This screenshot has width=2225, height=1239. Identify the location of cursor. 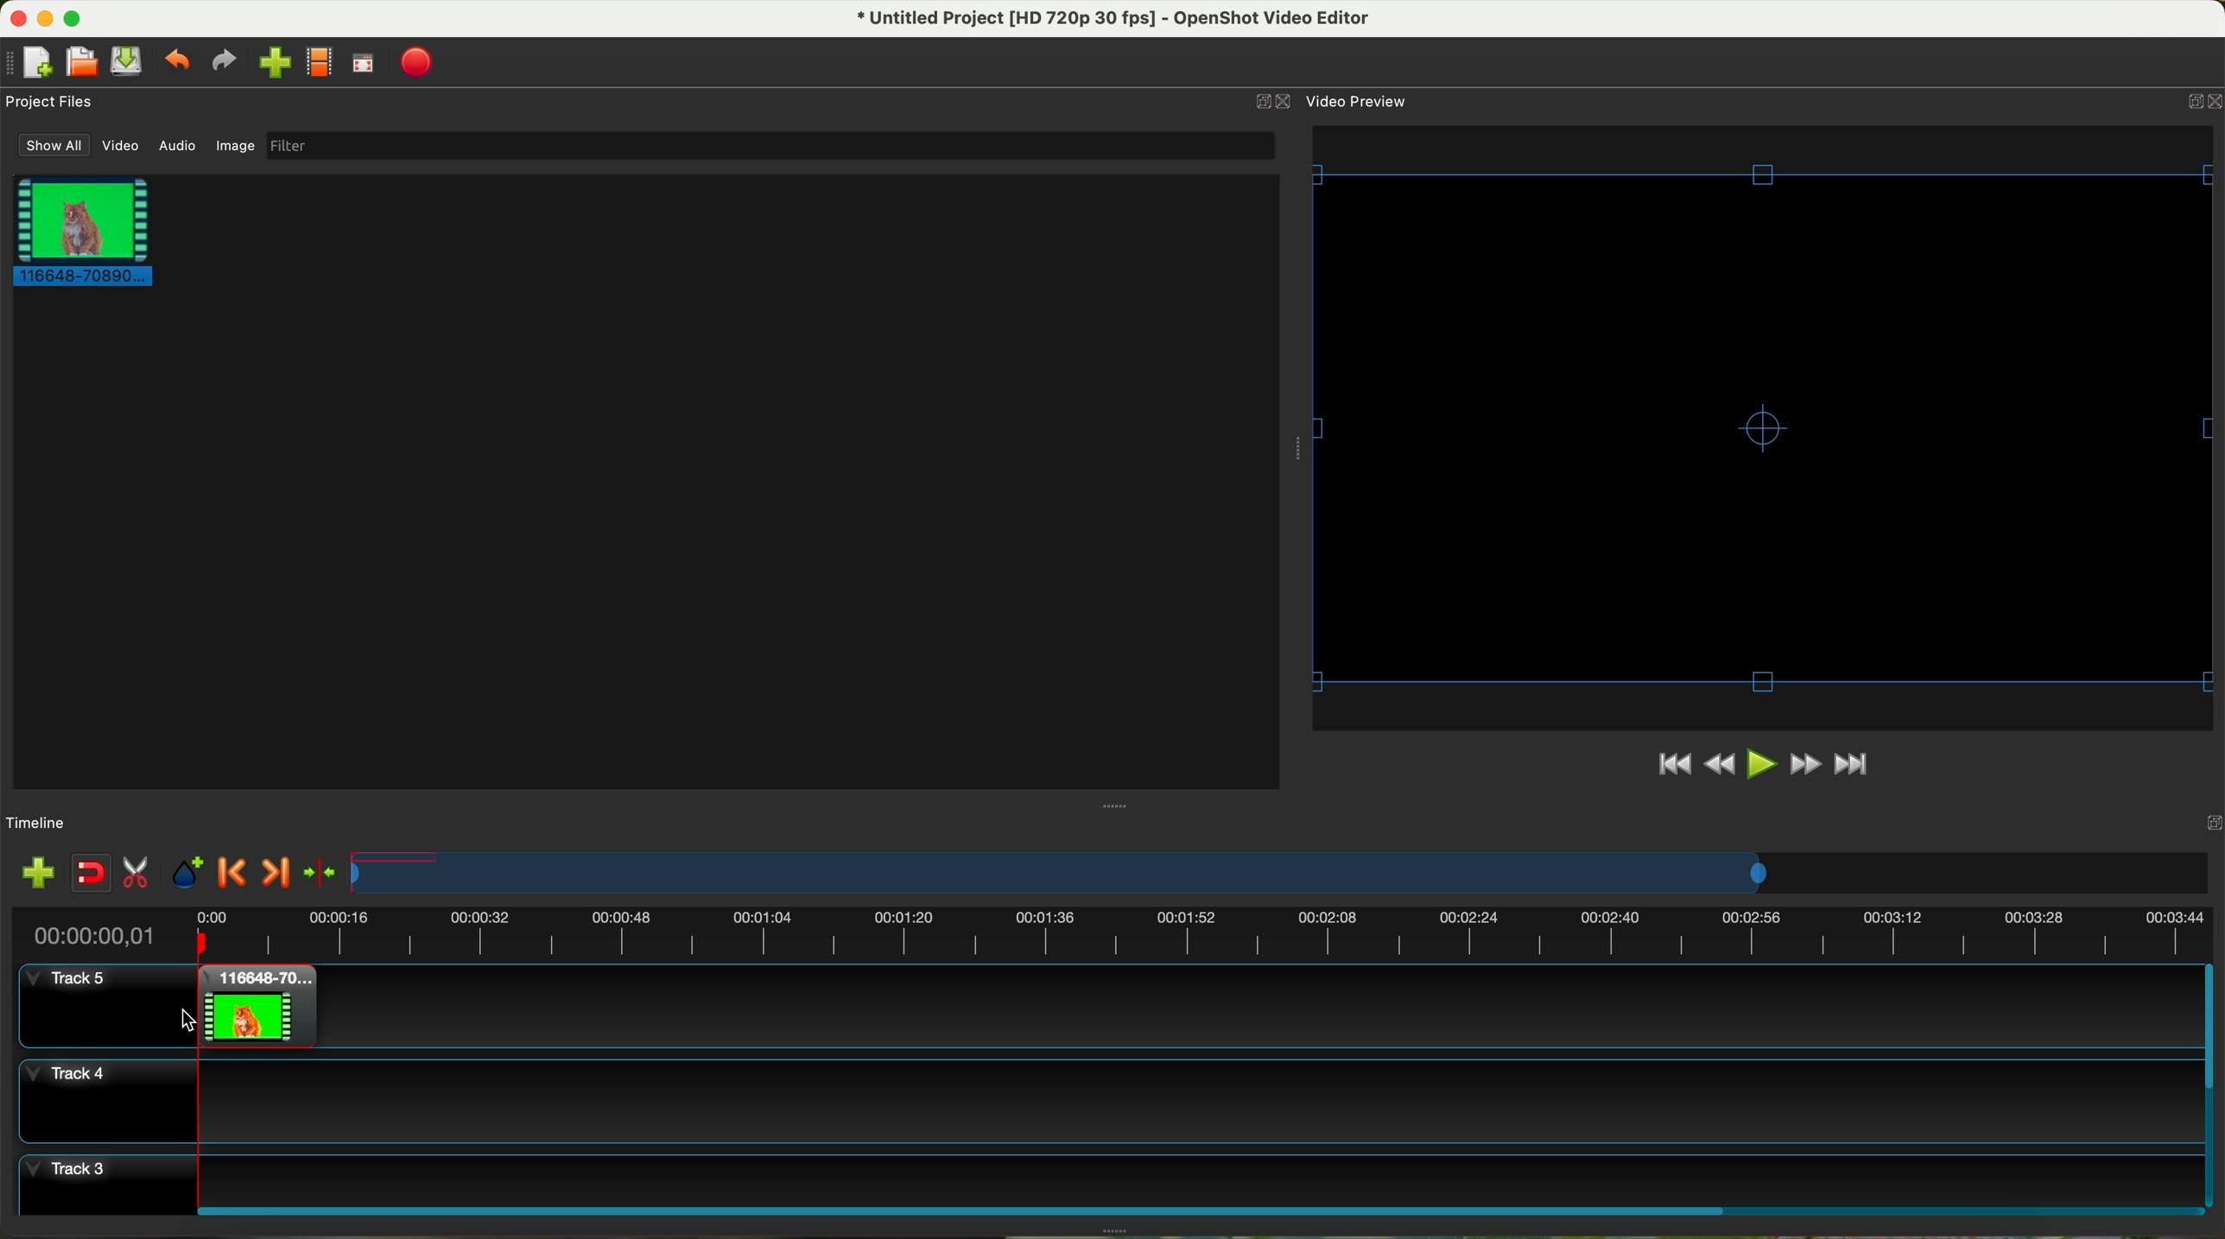
(192, 1020).